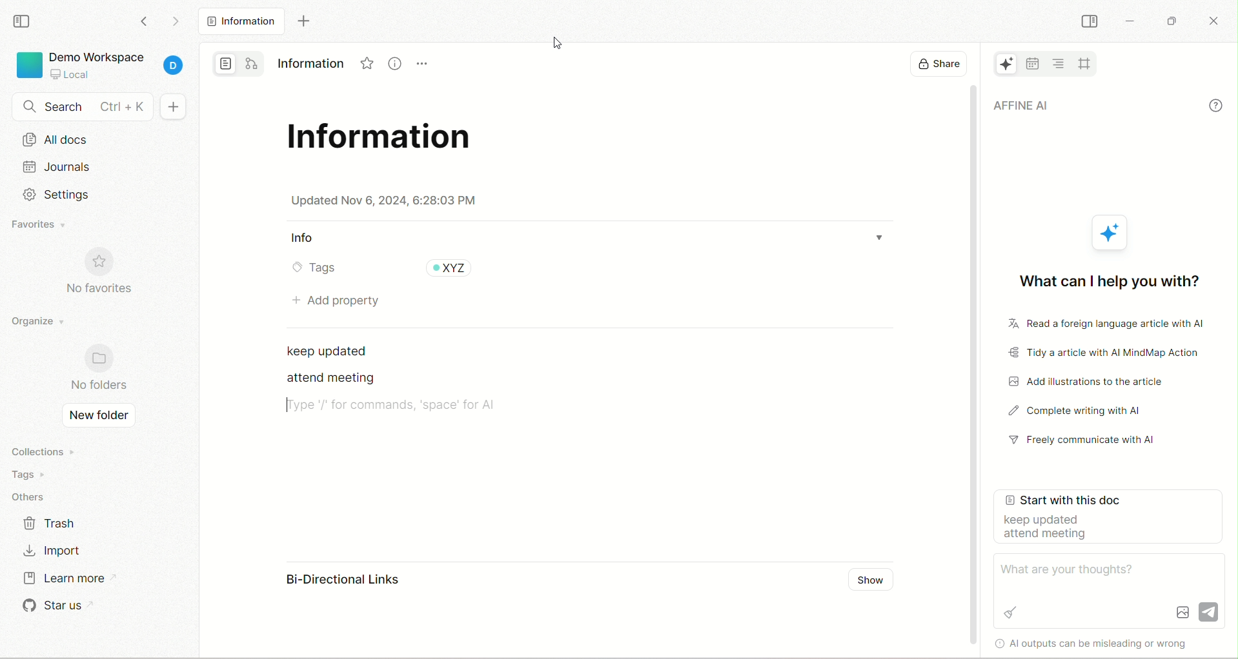 The width and height of the screenshot is (1238, 659). I want to click on logo, so click(28, 67).